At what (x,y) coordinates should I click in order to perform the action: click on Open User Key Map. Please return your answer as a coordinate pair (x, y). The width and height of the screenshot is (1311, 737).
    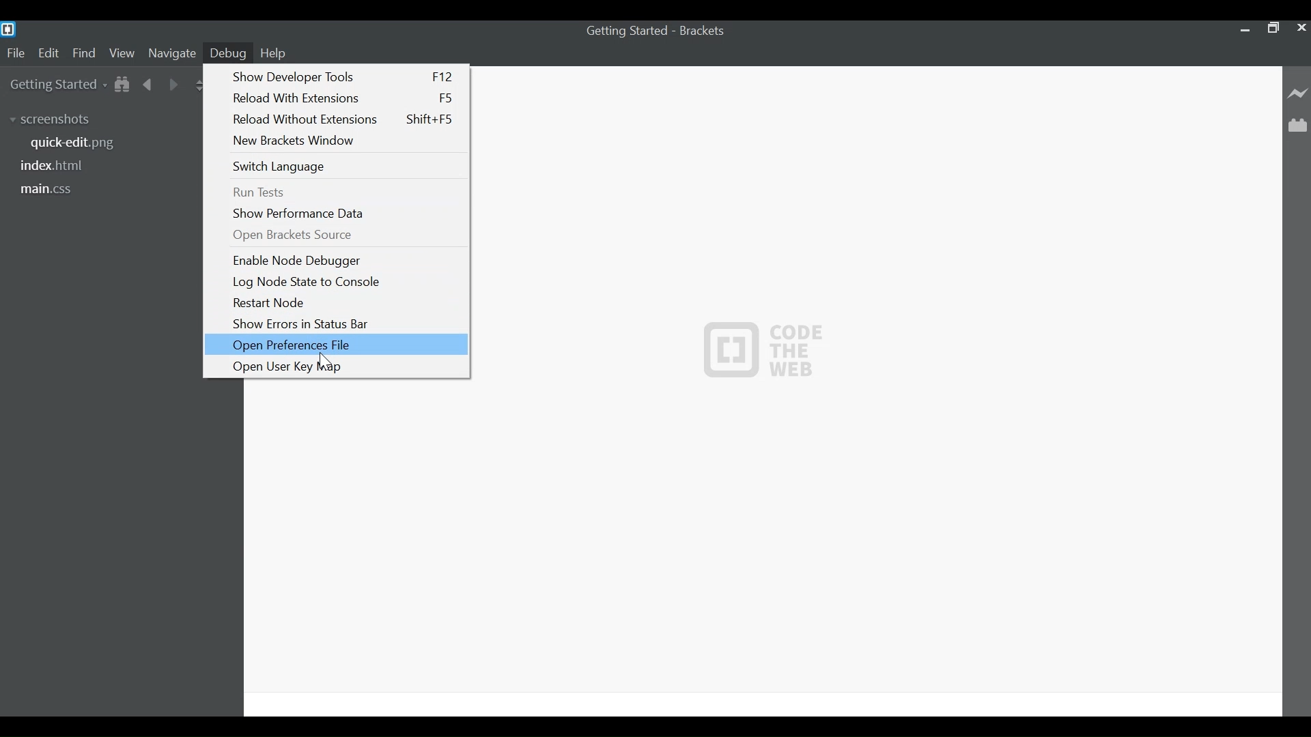
    Looking at the image, I should click on (296, 367).